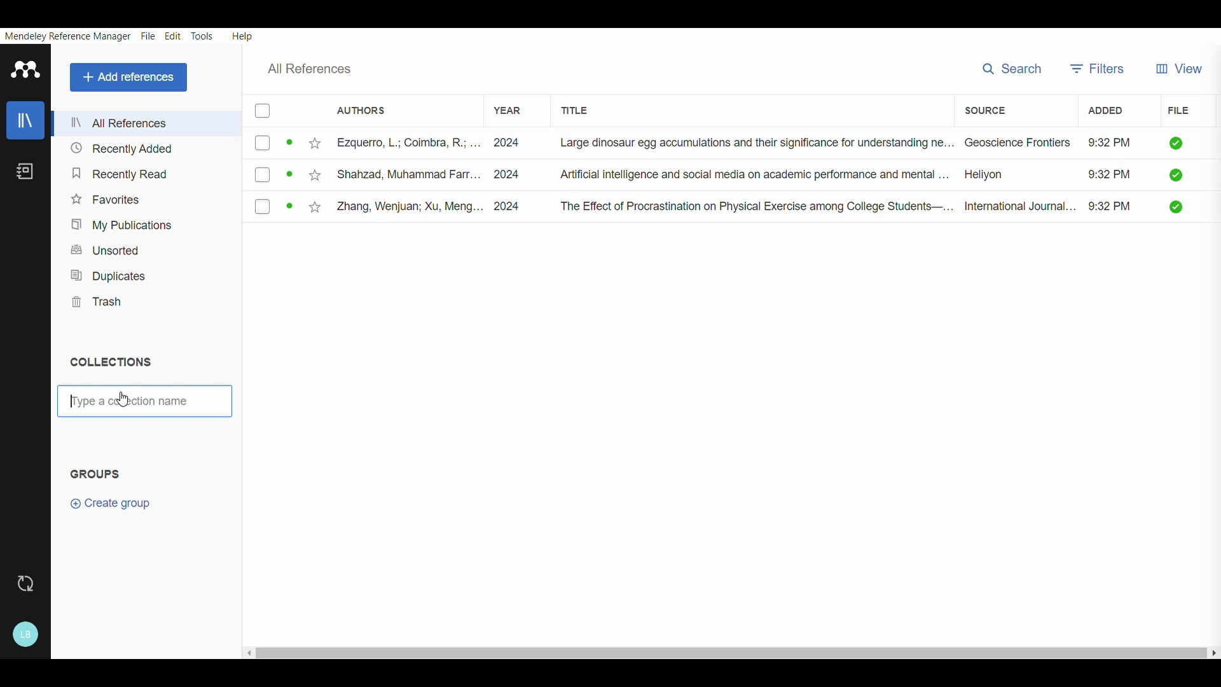 This screenshot has width=1221, height=687. I want to click on Shahzad, Muhammad Farr., so click(387, 172).